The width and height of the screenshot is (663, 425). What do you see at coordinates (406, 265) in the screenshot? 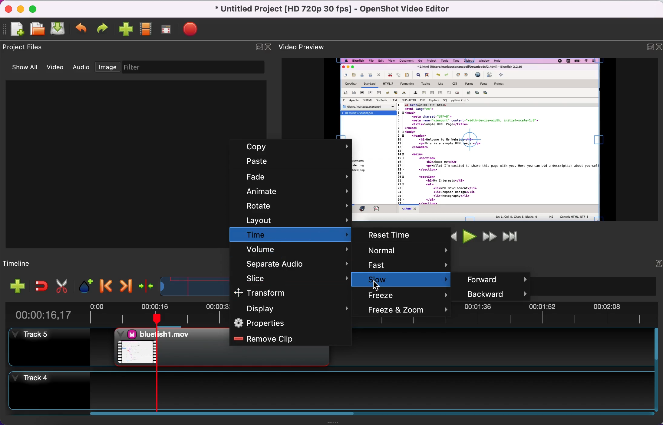
I see `fast` at bounding box center [406, 265].